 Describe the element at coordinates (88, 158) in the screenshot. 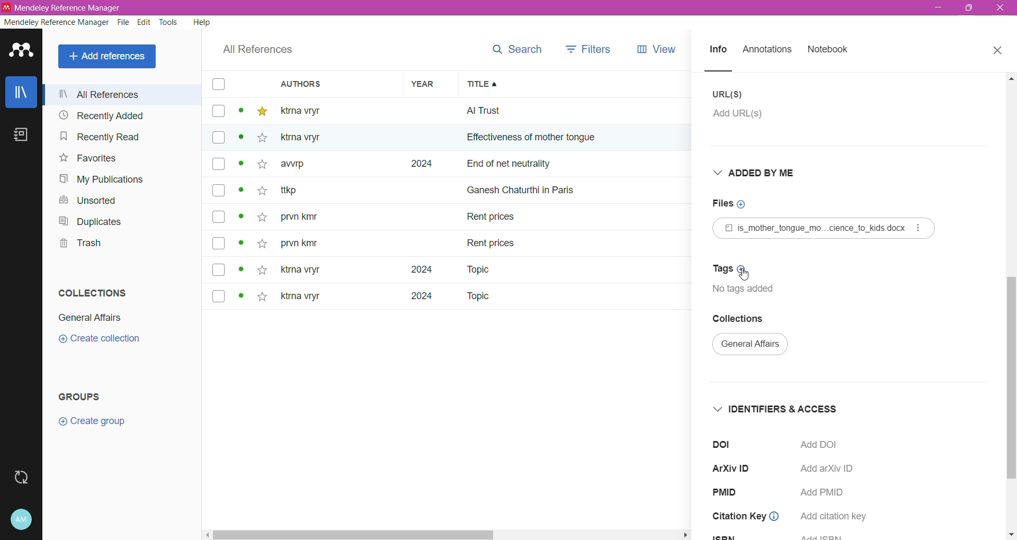

I see `Favorites` at that location.